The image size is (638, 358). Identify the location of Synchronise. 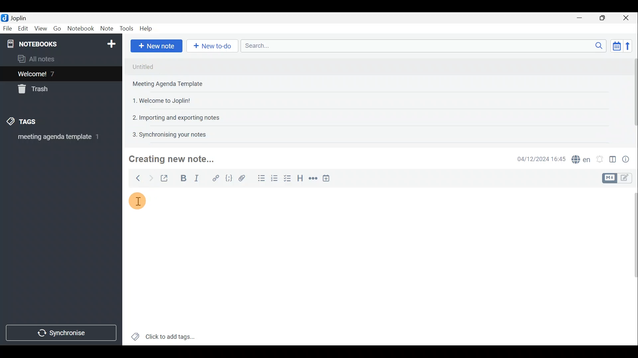
(62, 334).